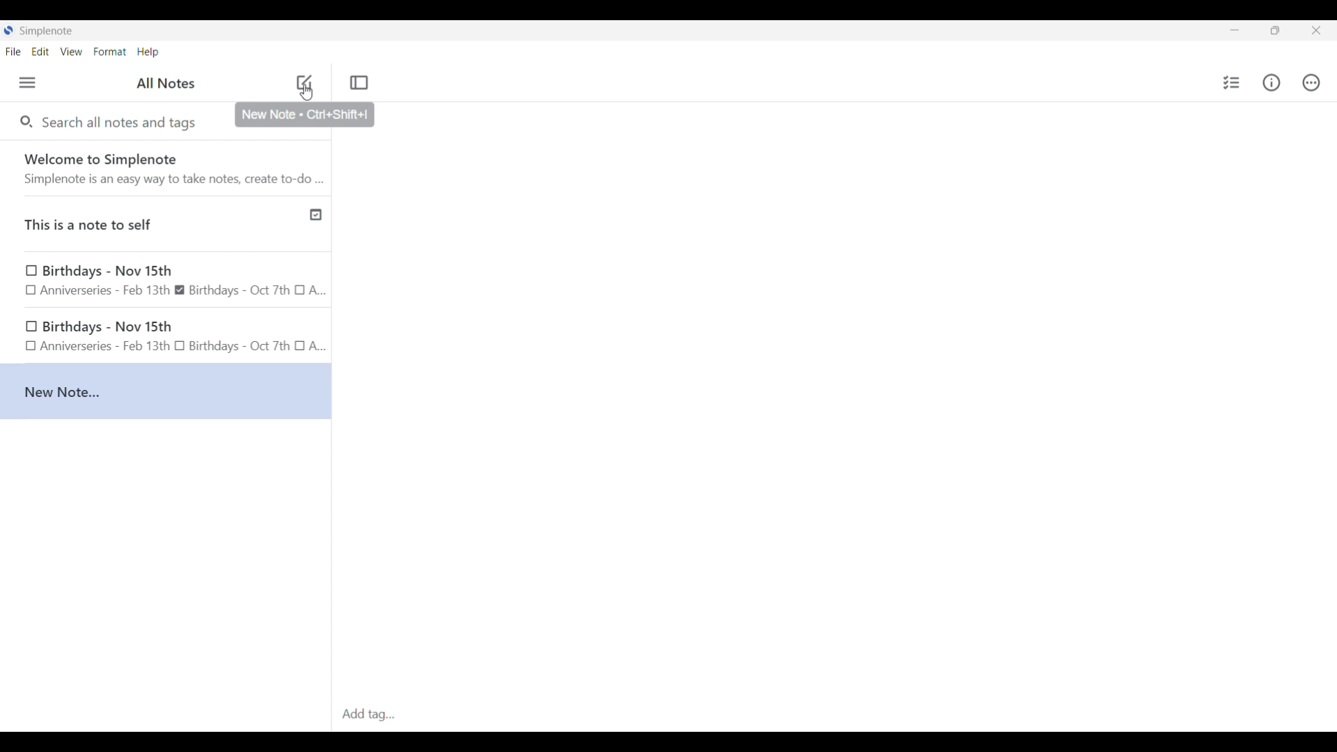 Image resolution: width=1337 pixels, height=752 pixels. Describe the element at coordinates (166, 84) in the screenshot. I see `Title of left side panel` at that location.